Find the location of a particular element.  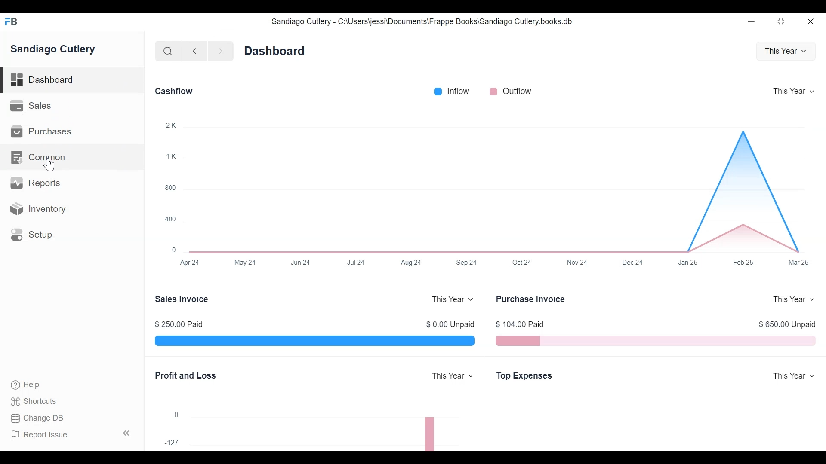

Setup is located at coordinates (72, 234).